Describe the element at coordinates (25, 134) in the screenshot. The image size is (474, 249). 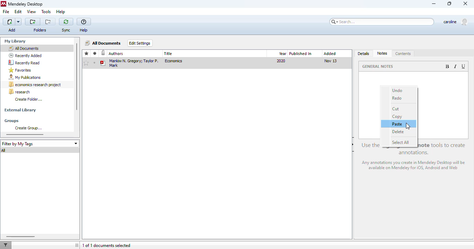
I see `horizontal scroll bar` at that location.